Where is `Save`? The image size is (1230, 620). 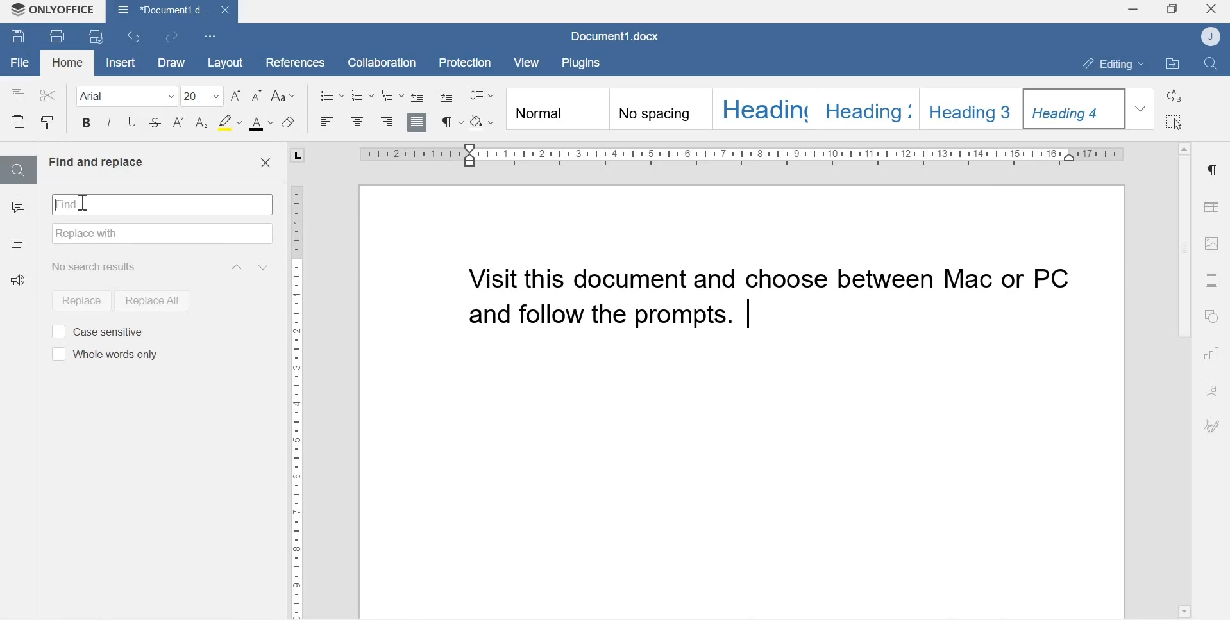 Save is located at coordinates (18, 38).